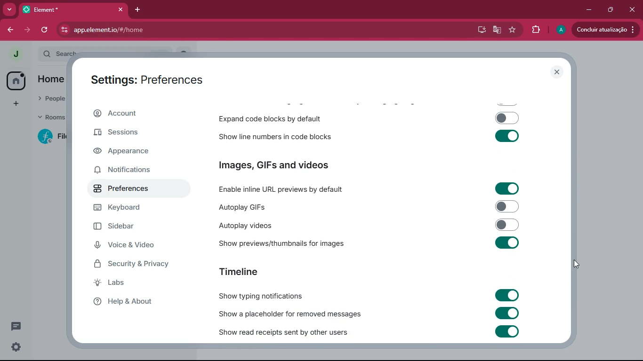 Image resolution: width=643 pixels, height=361 pixels. I want to click on labs, so click(140, 283).